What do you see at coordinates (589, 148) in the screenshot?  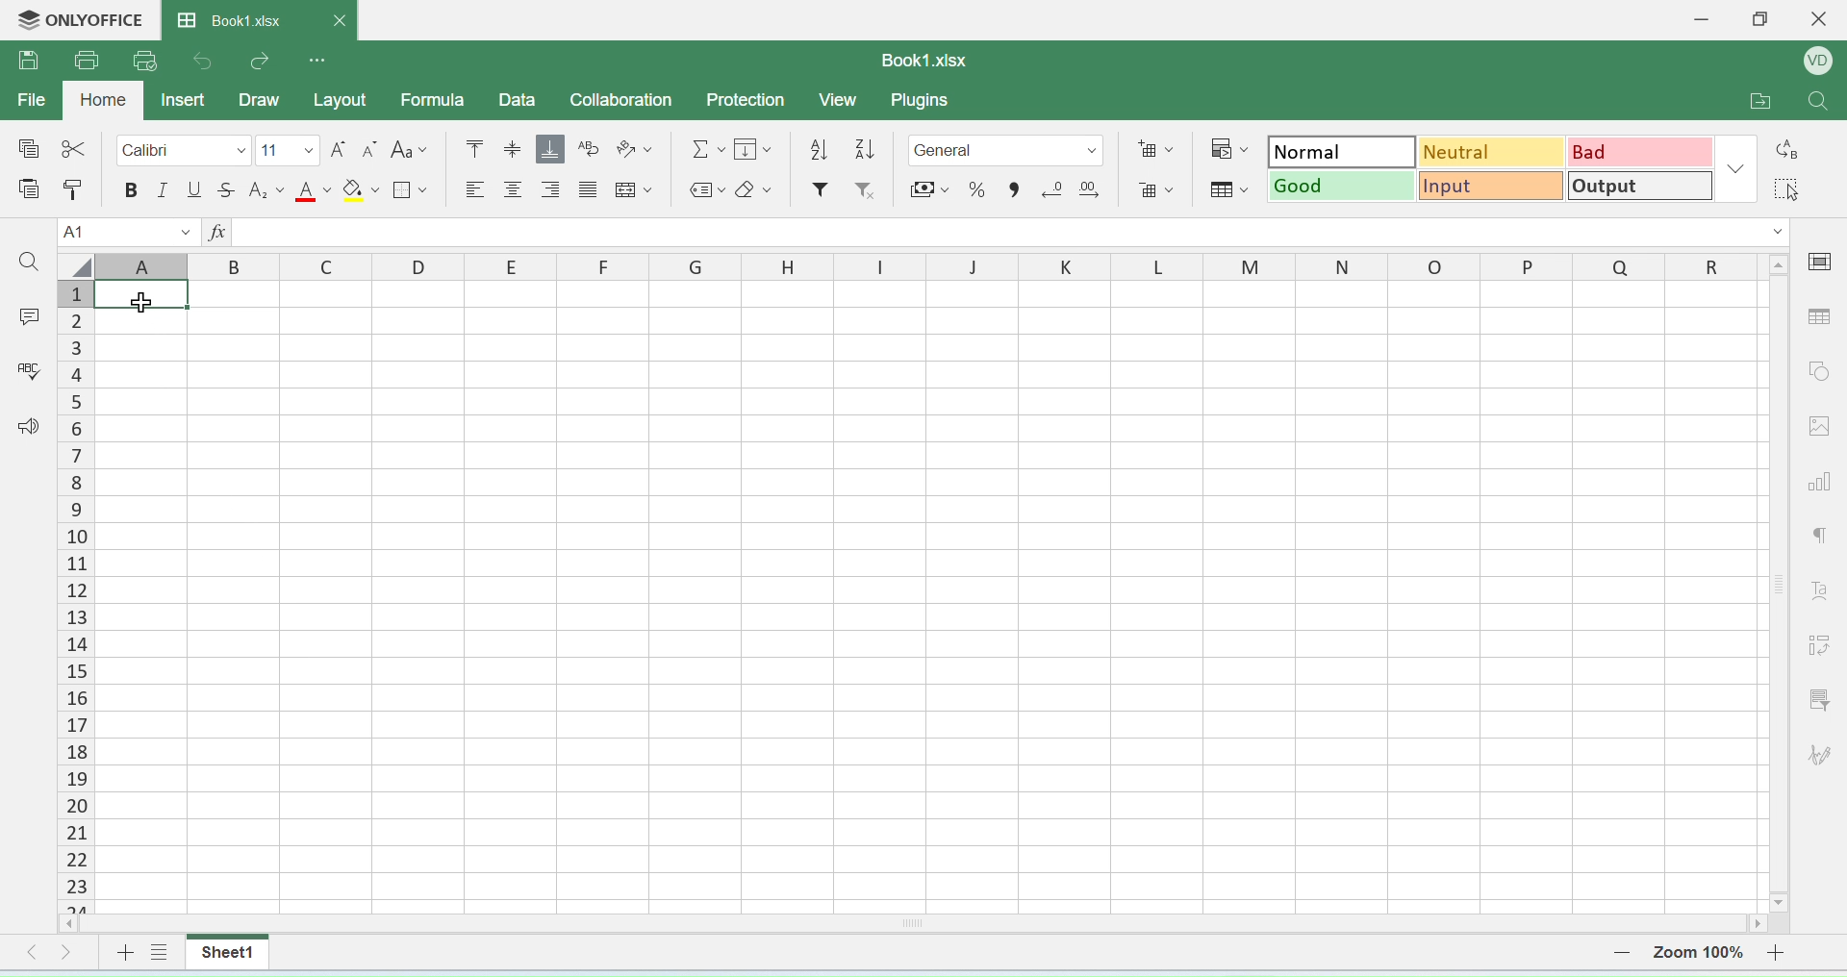 I see `wrap text` at bounding box center [589, 148].